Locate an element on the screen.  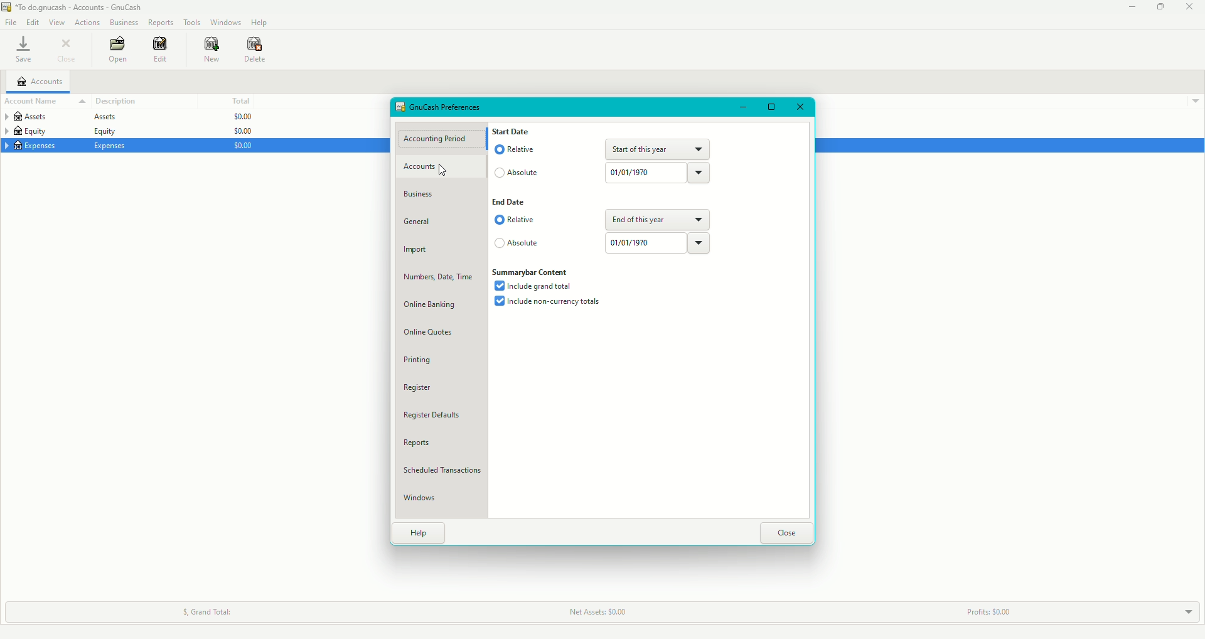
Help is located at coordinates (420, 533).